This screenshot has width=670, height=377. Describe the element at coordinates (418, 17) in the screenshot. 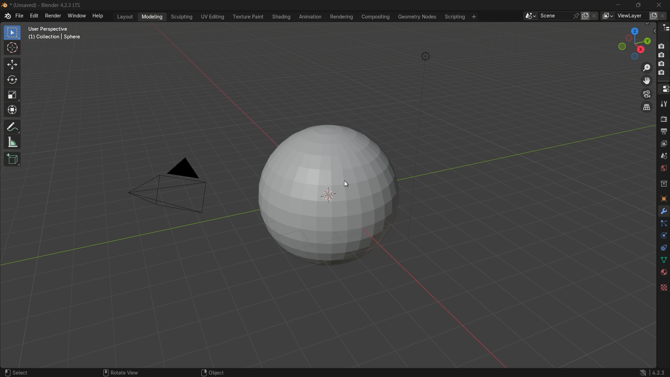

I see `geometry nodes menu` at that location.